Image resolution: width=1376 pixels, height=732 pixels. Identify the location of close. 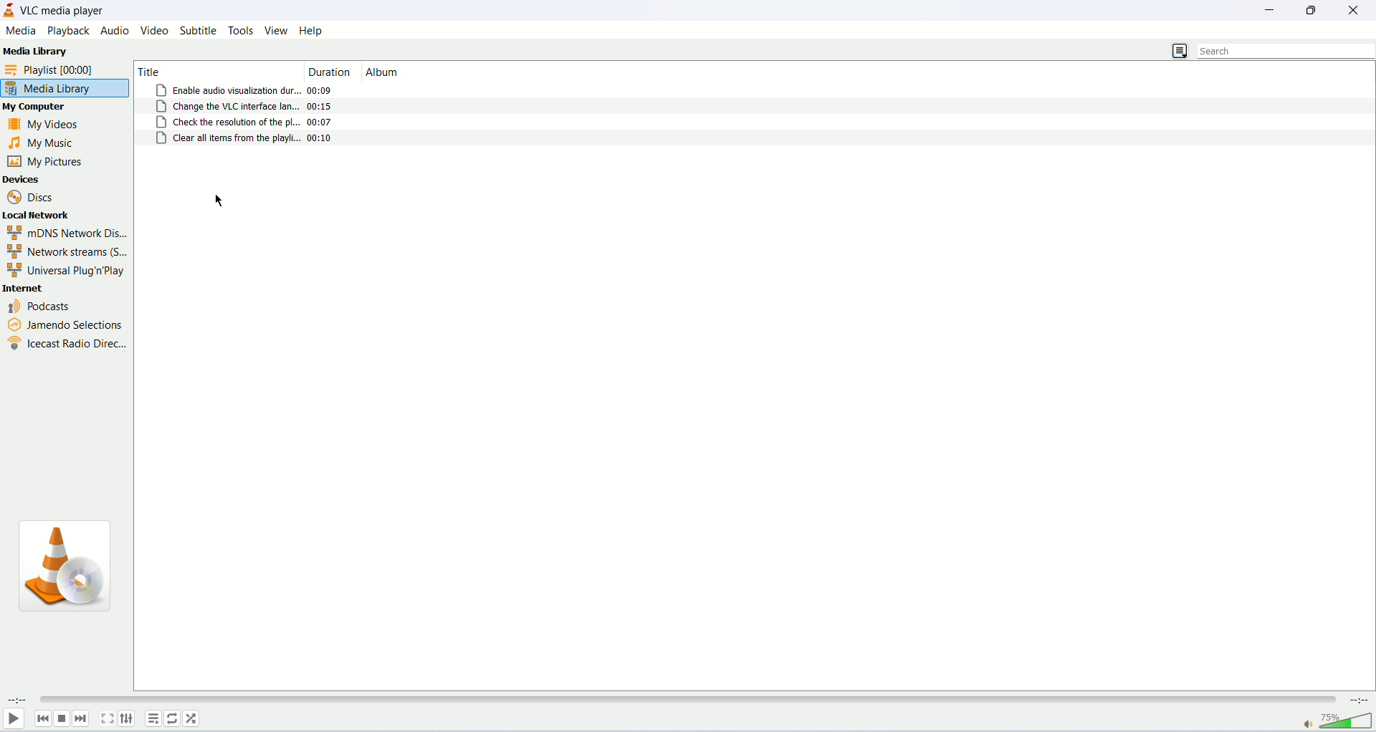
(1357, 11).